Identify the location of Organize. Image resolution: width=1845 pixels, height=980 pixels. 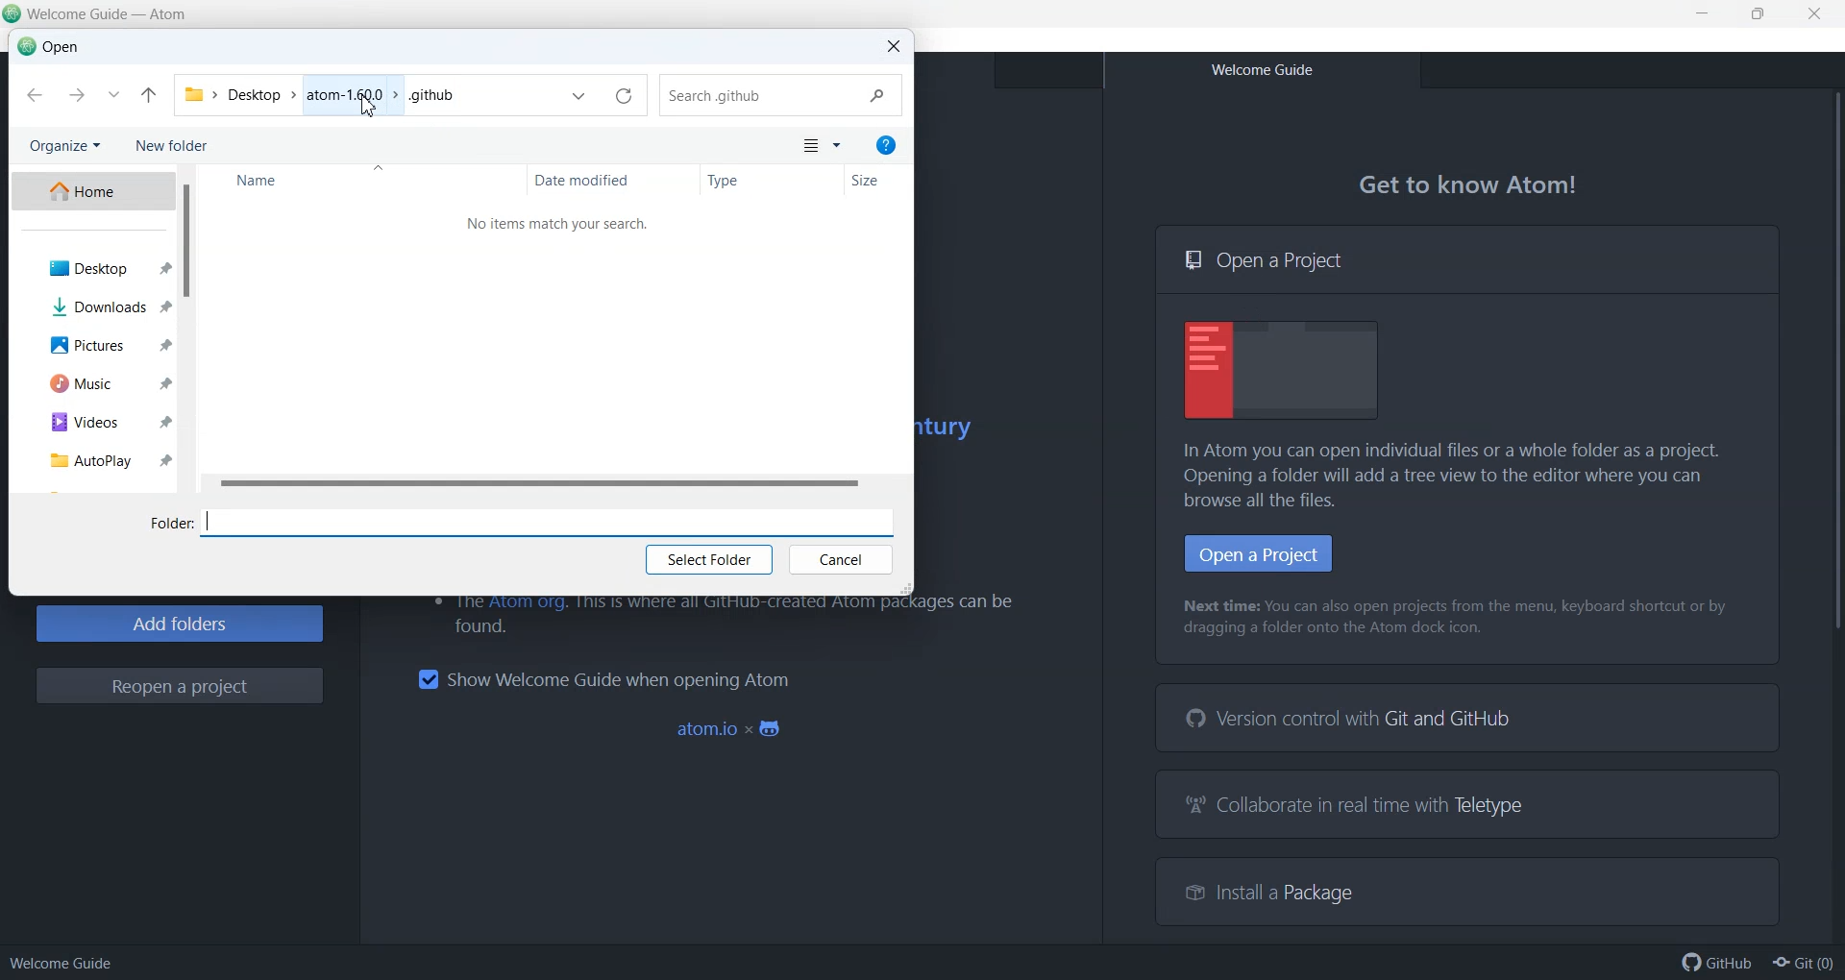
(63, 147).